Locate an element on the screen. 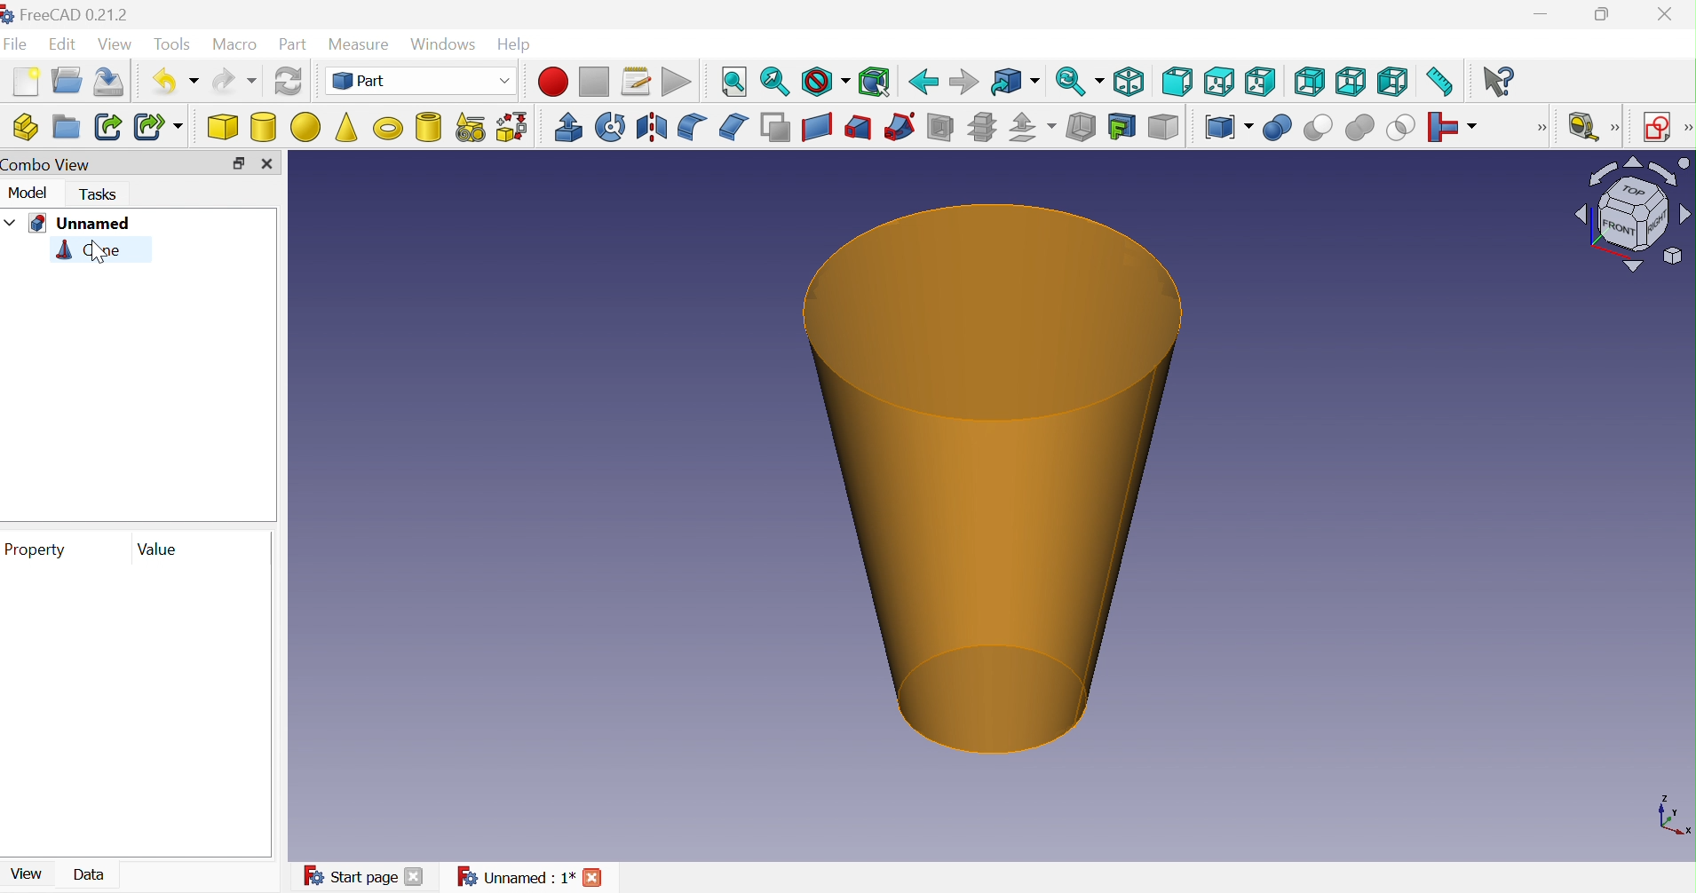  Color per face is located at coordinates (1164, 128).